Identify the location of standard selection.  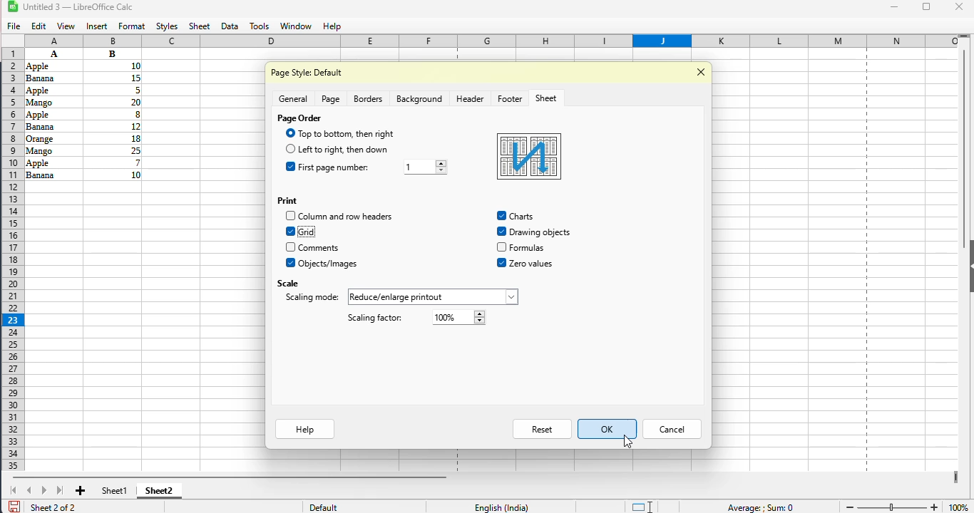
(641, 506).